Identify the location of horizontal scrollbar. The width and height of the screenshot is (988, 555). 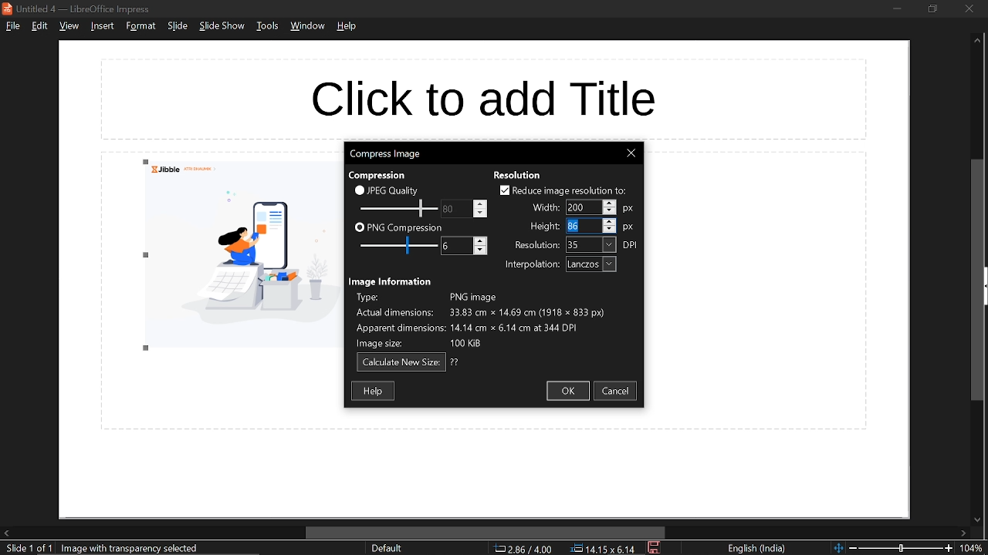
(486, 533).